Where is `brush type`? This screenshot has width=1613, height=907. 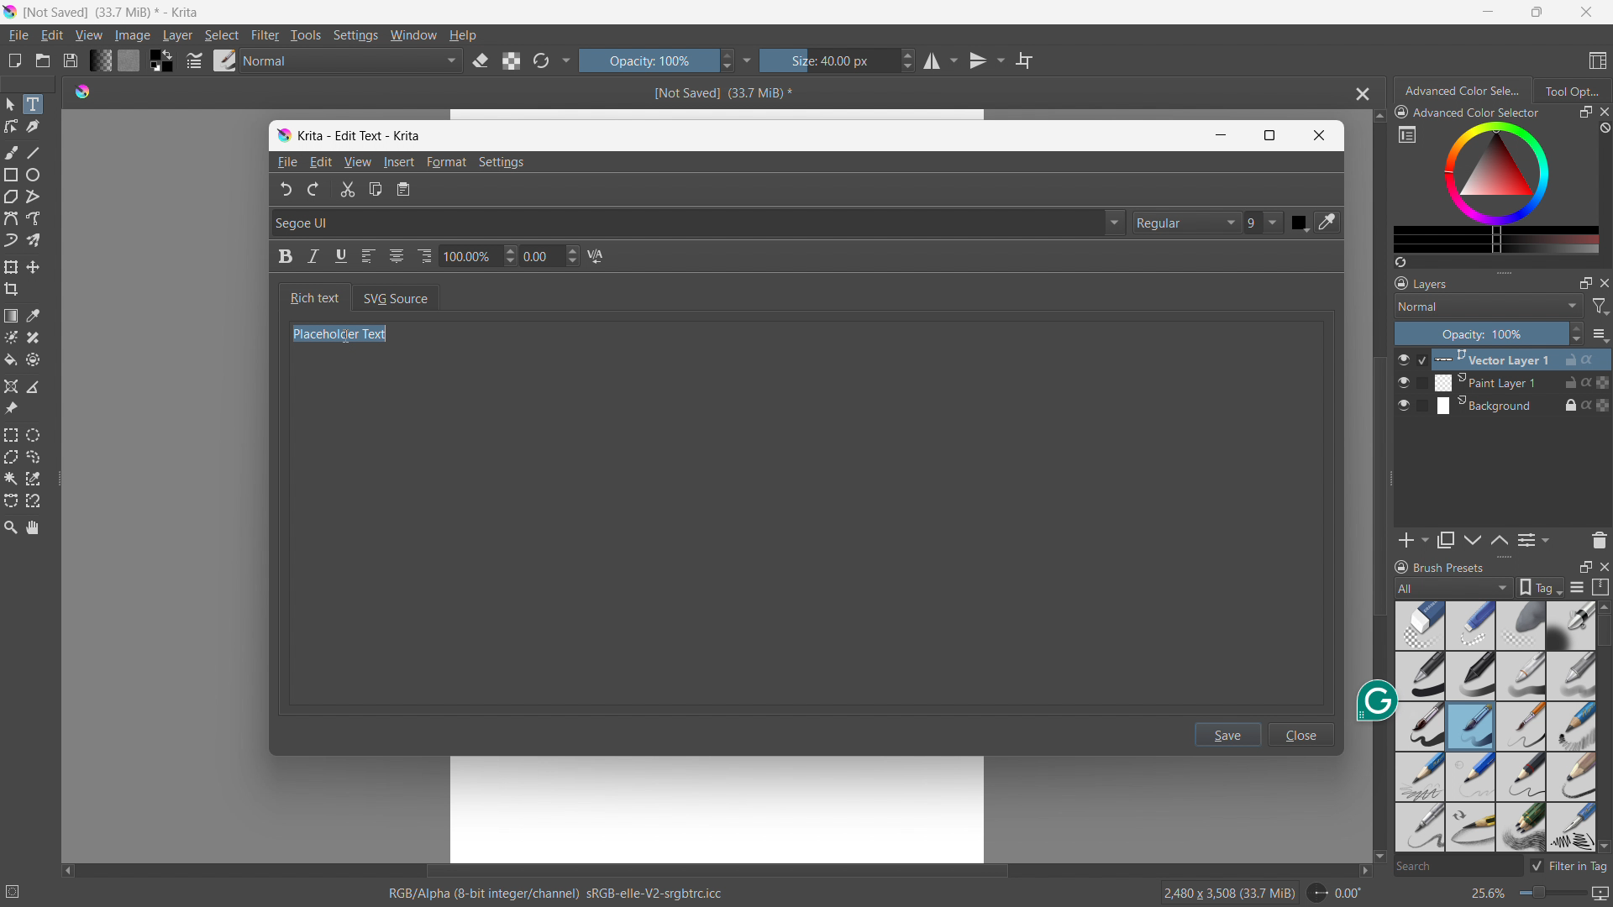 brush type is located at coordinates (1455, 587).